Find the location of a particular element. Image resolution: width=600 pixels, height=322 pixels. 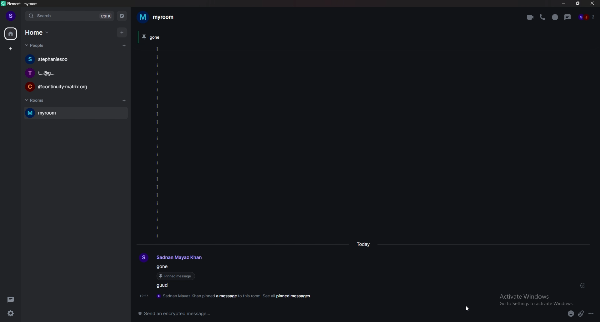

home is located at coordinates (37, 32).